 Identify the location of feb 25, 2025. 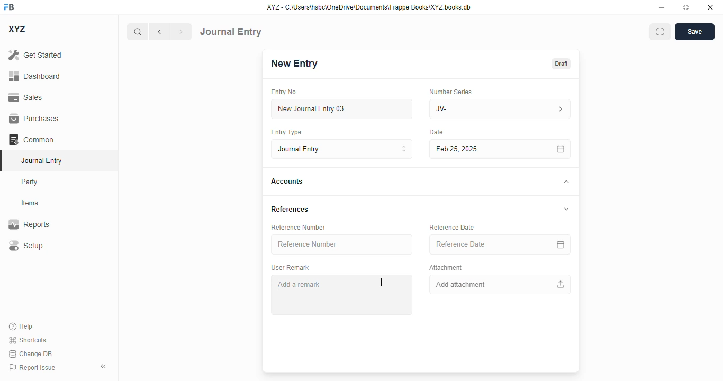
(485, 149).